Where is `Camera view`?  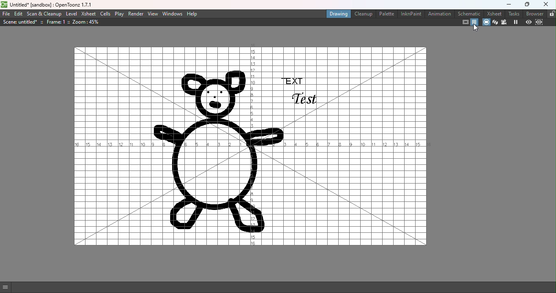 Camera view is located at coordinates (503, 22).